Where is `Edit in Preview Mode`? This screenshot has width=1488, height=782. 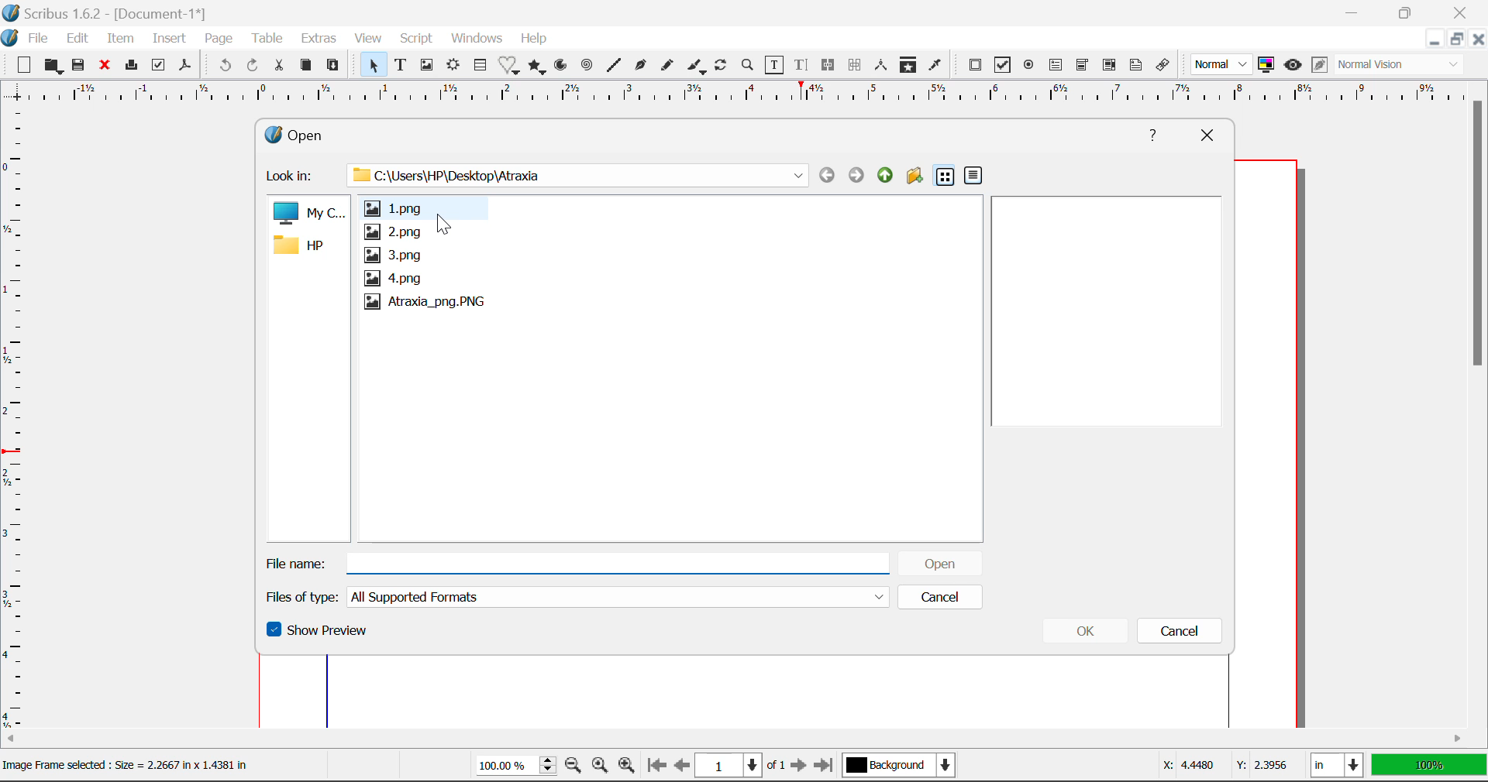 Edit in Preview Mode is located at coordinates (1319, 65).